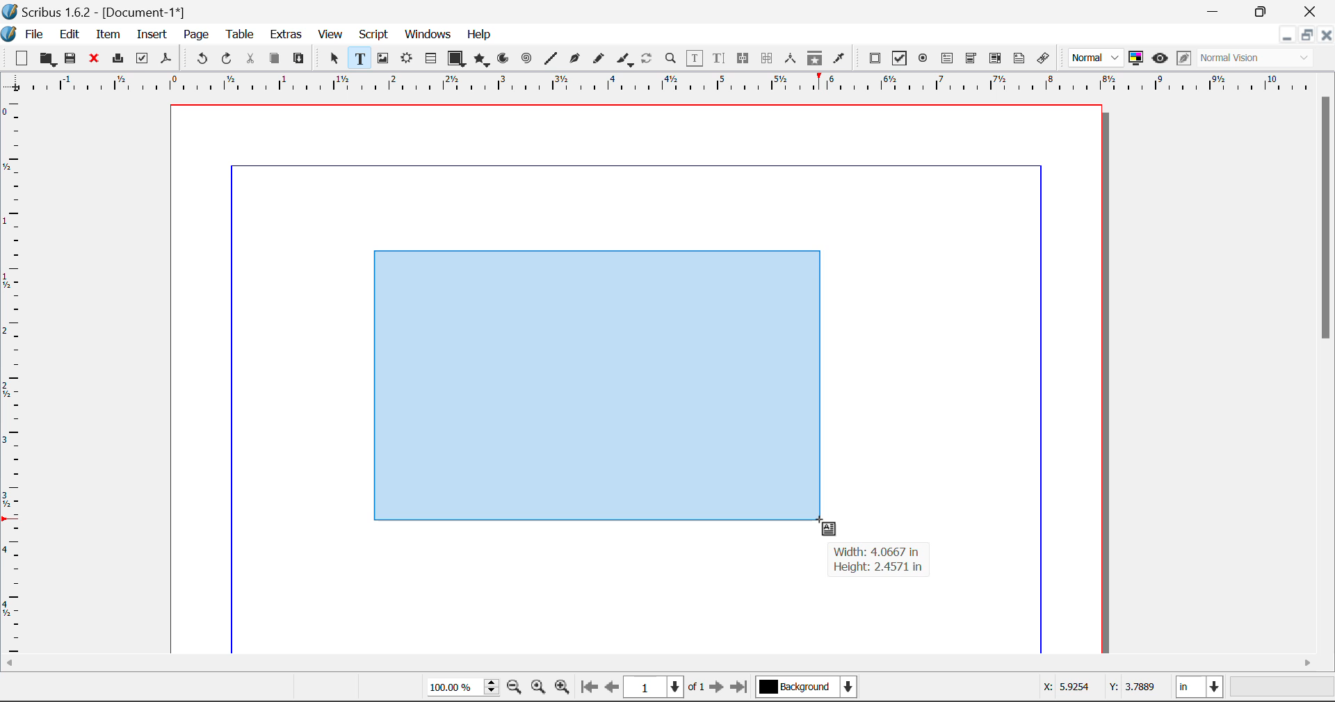 The image size is (1335, 702). Describe the element at coordinates (1215, 11) in the screenshot. I see `Restore Down` at that location.